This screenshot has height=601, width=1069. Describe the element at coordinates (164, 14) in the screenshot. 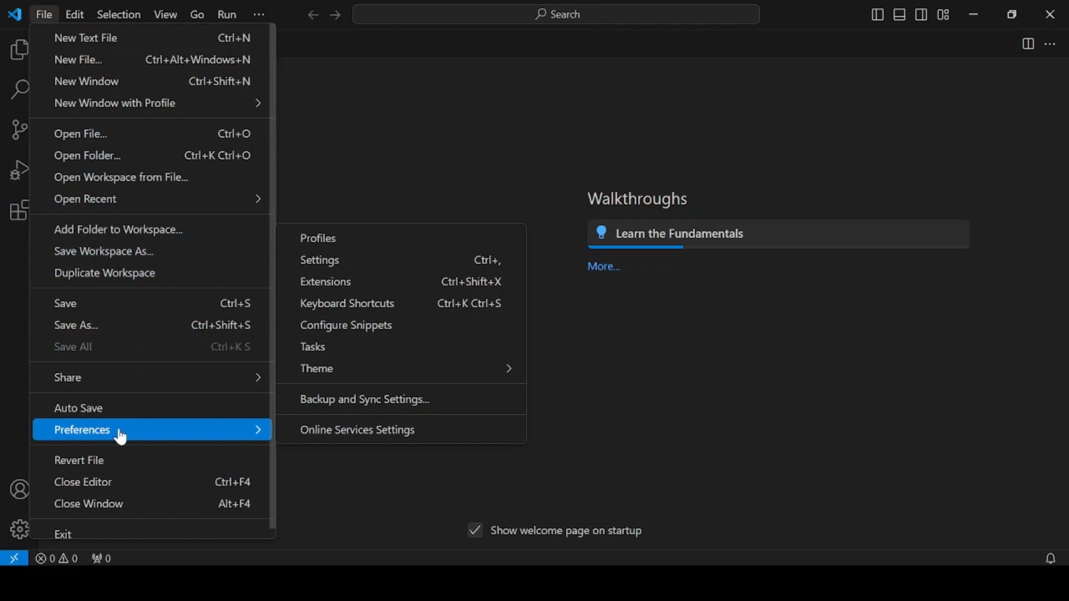

I see `view` at that location.